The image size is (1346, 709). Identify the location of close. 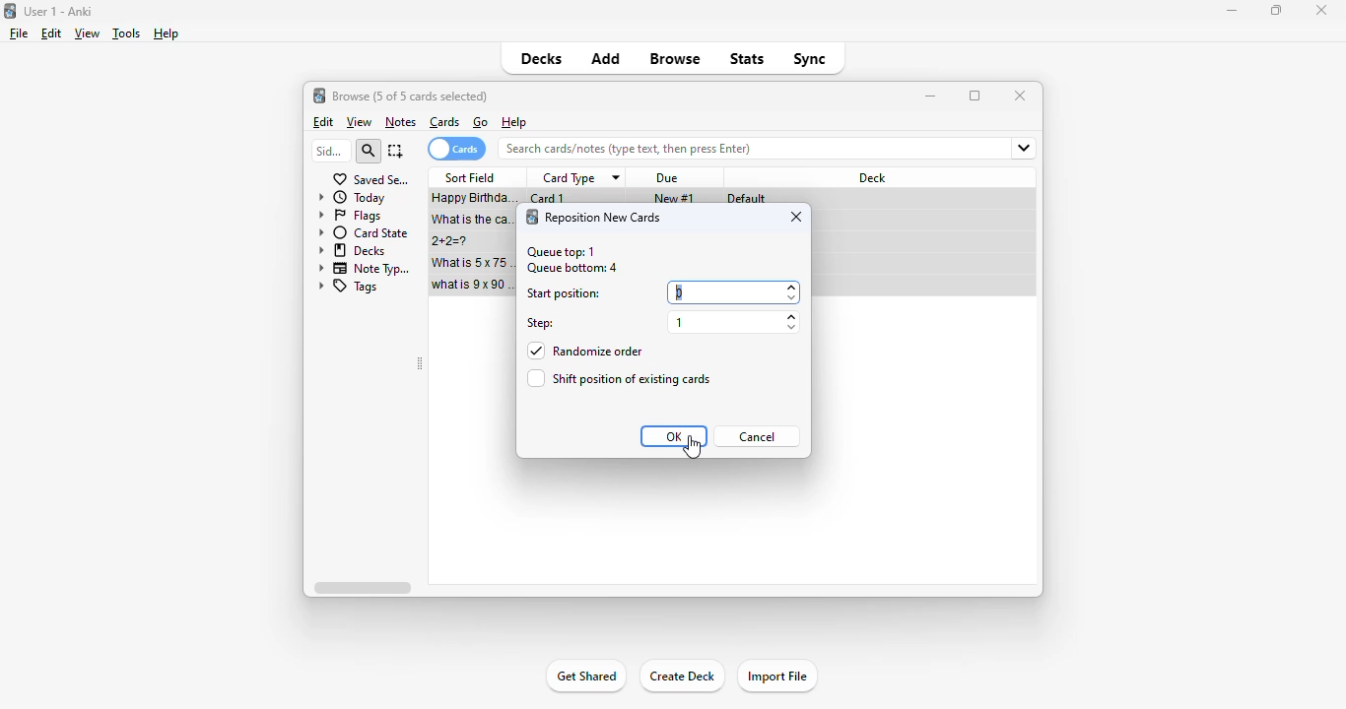
(1021, 95).